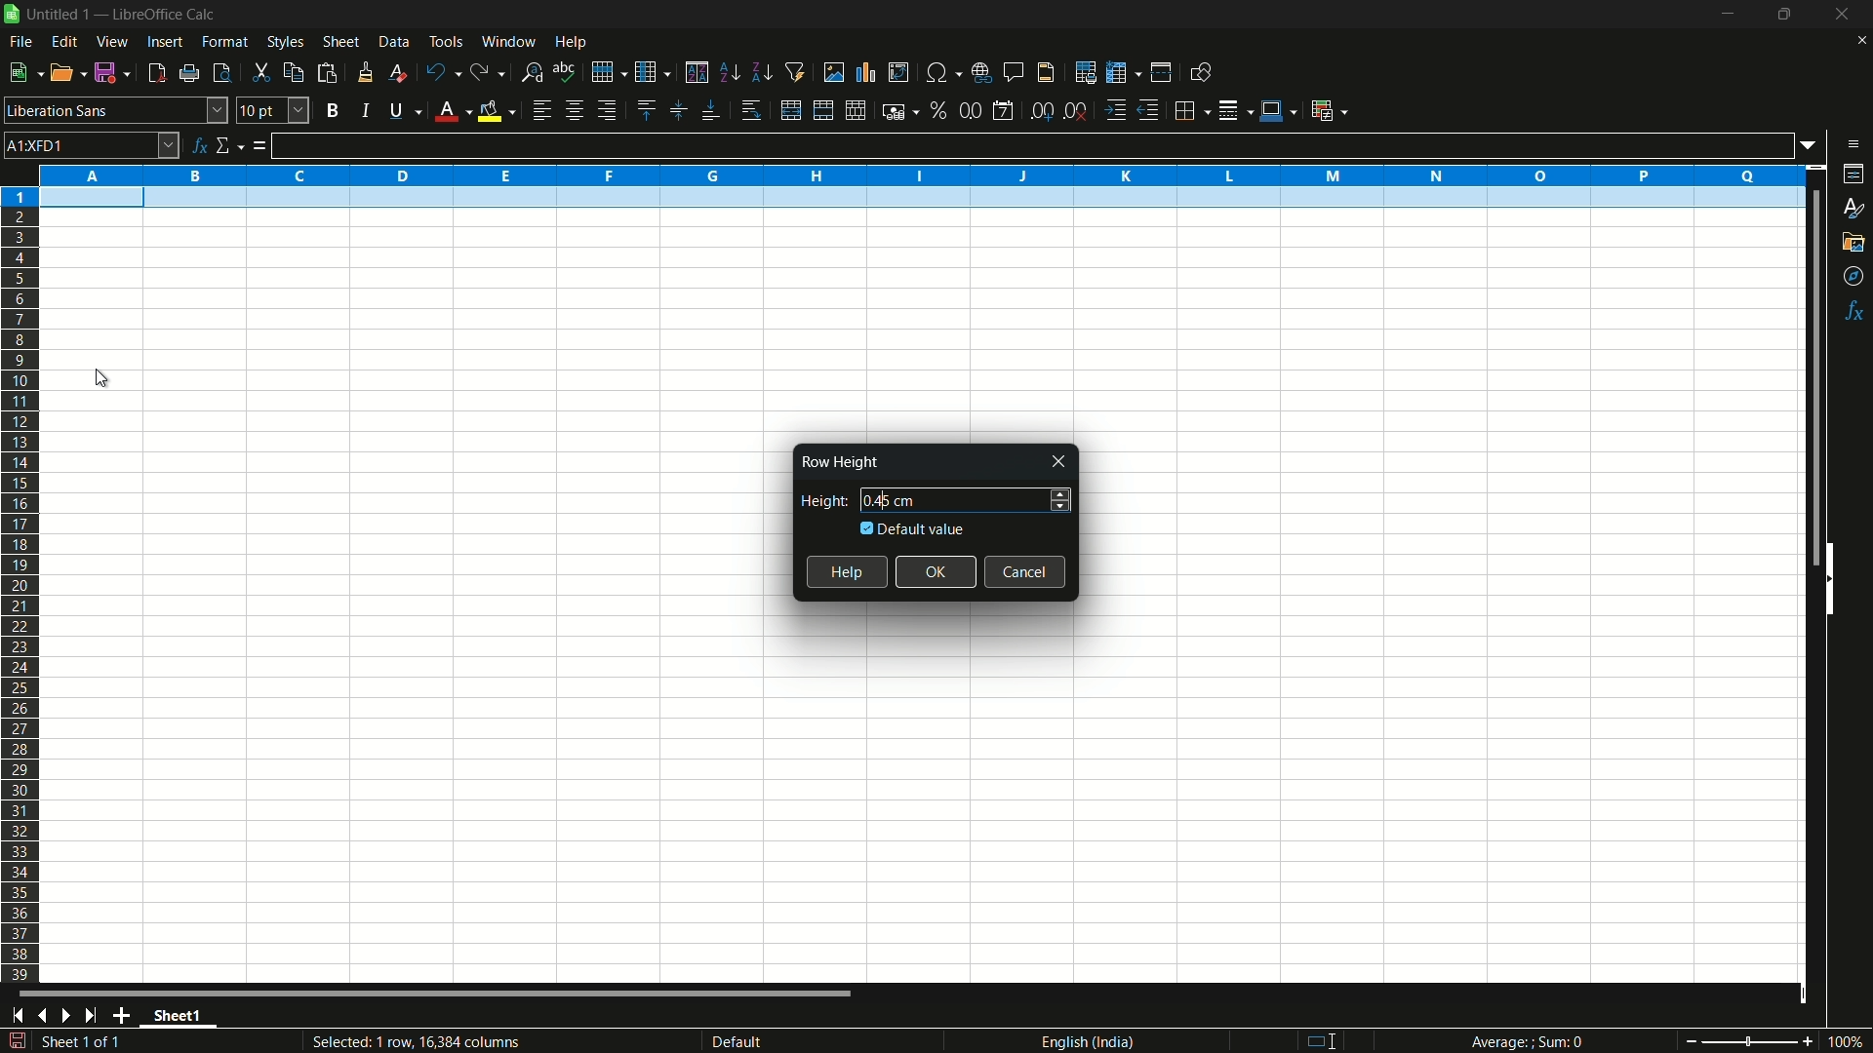 This screenshot has height=1053, width=1873. What do you see at coordinates (838, 462) in the screenshot?
I see `Row Height` at bounding box center [838, 462].